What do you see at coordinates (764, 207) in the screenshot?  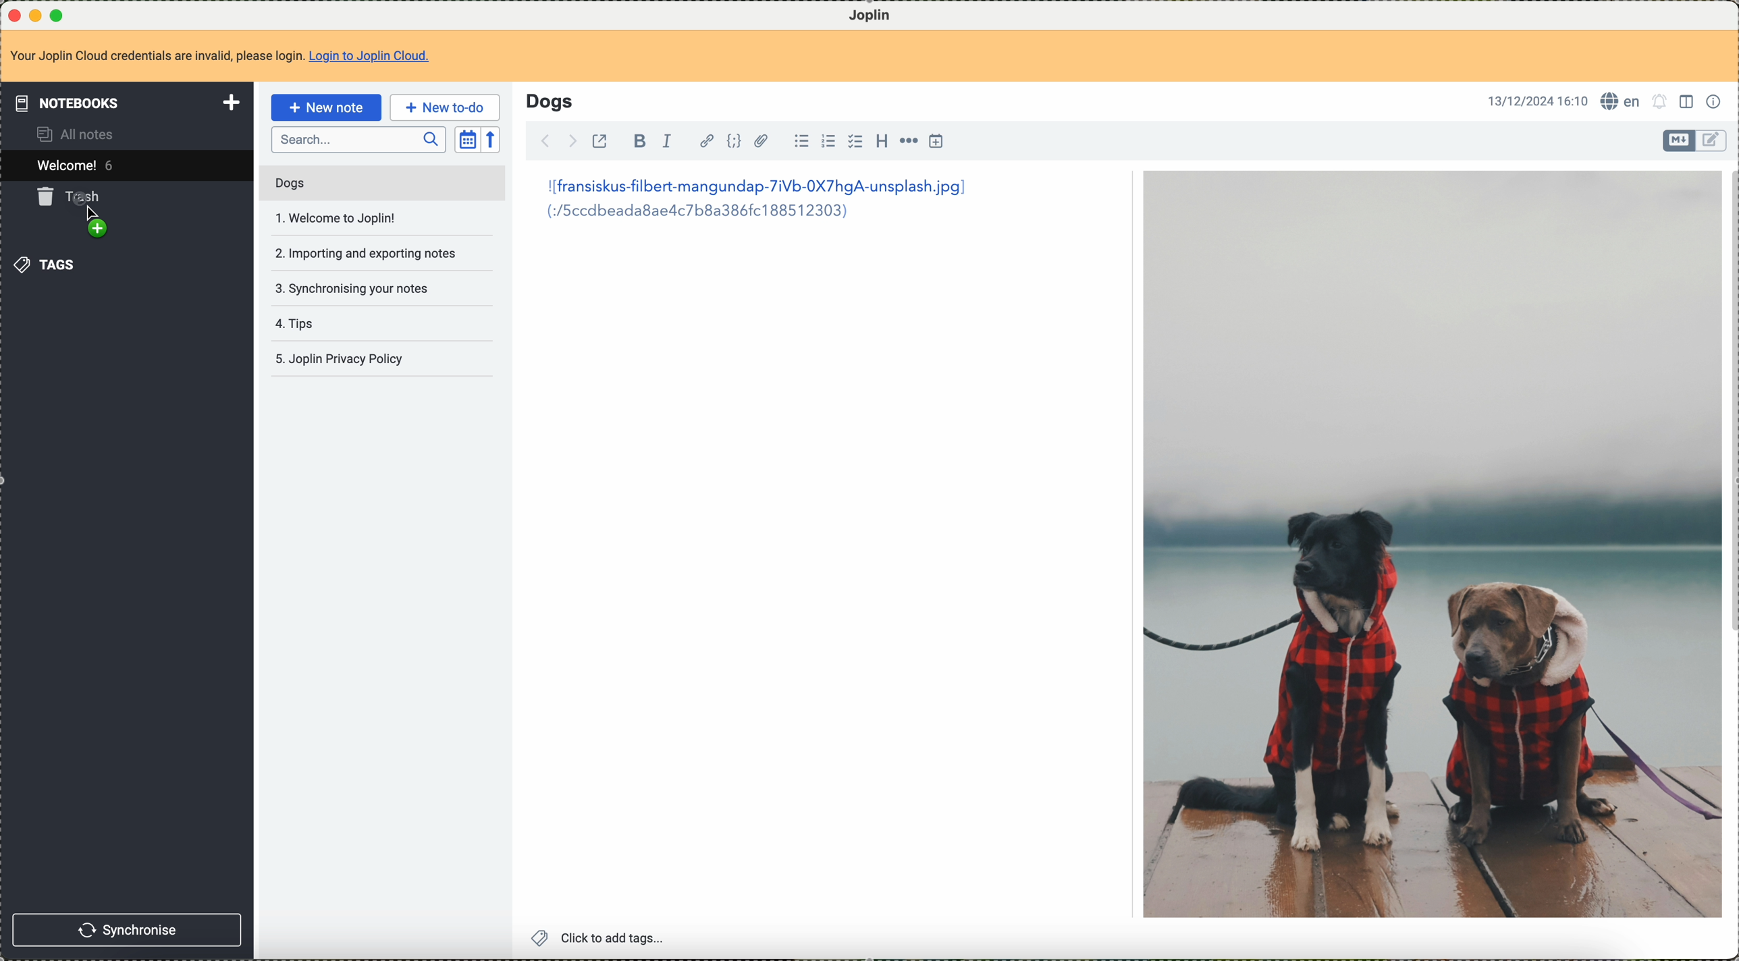 I see `|[fransiskus-filbert-mangundap-7iVb-0X7hgA-unsplash.jpg]
(:/5ccdbeada8aelc7b8a386fc188512303)` at bounding box center [764, 207].